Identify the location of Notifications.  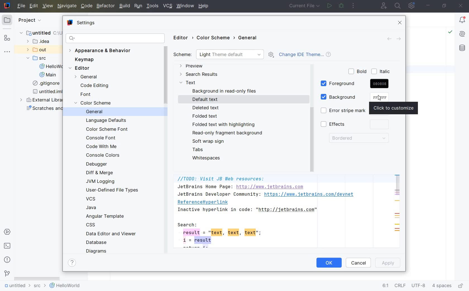
(463, 20).